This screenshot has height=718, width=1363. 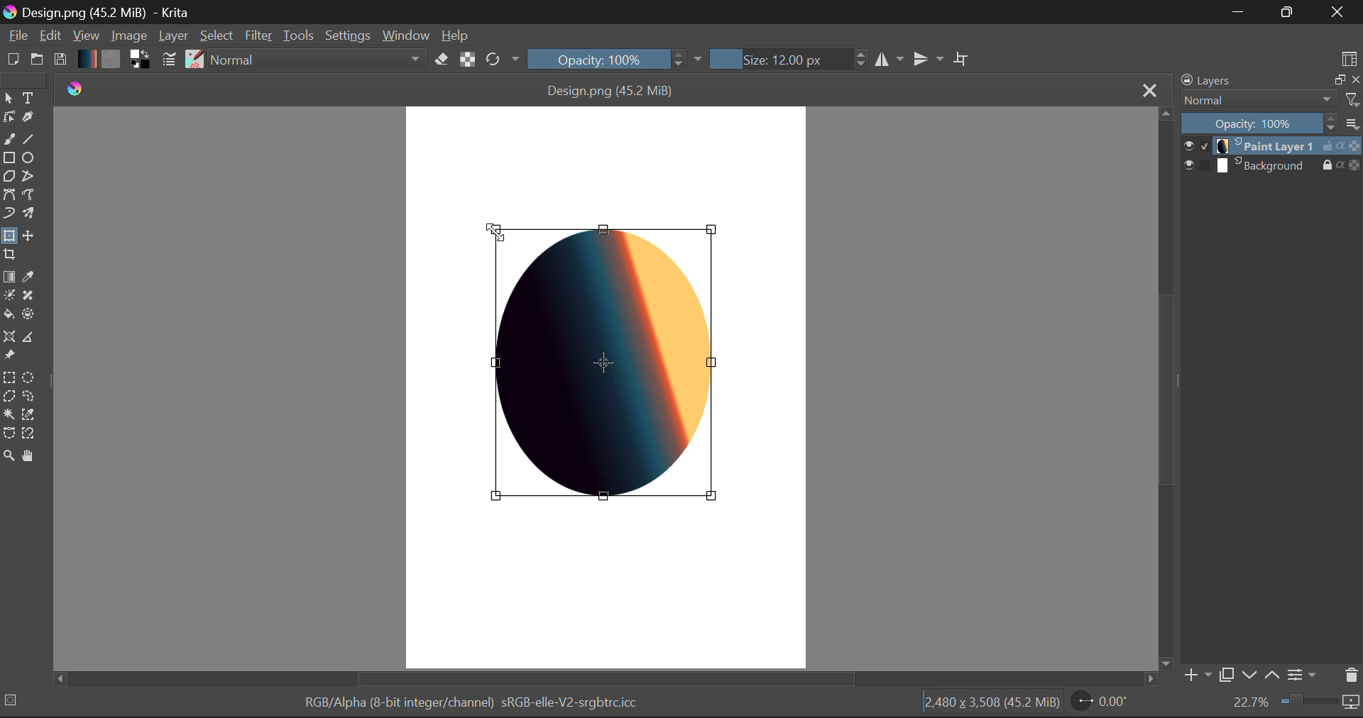 I want to click on Text, so click(x=29, y=99).